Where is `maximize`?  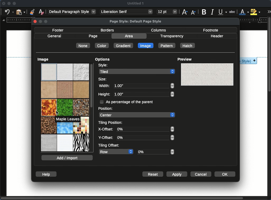 maximize is located at coordinates (15, 3).